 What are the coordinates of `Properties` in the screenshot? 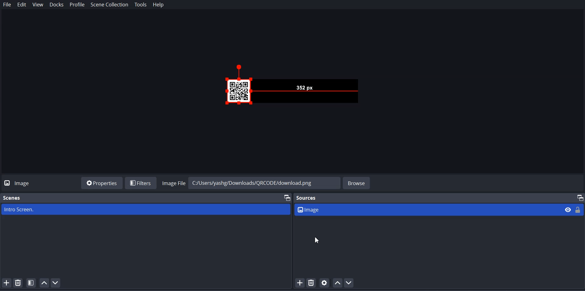 It's located at (102, 183).